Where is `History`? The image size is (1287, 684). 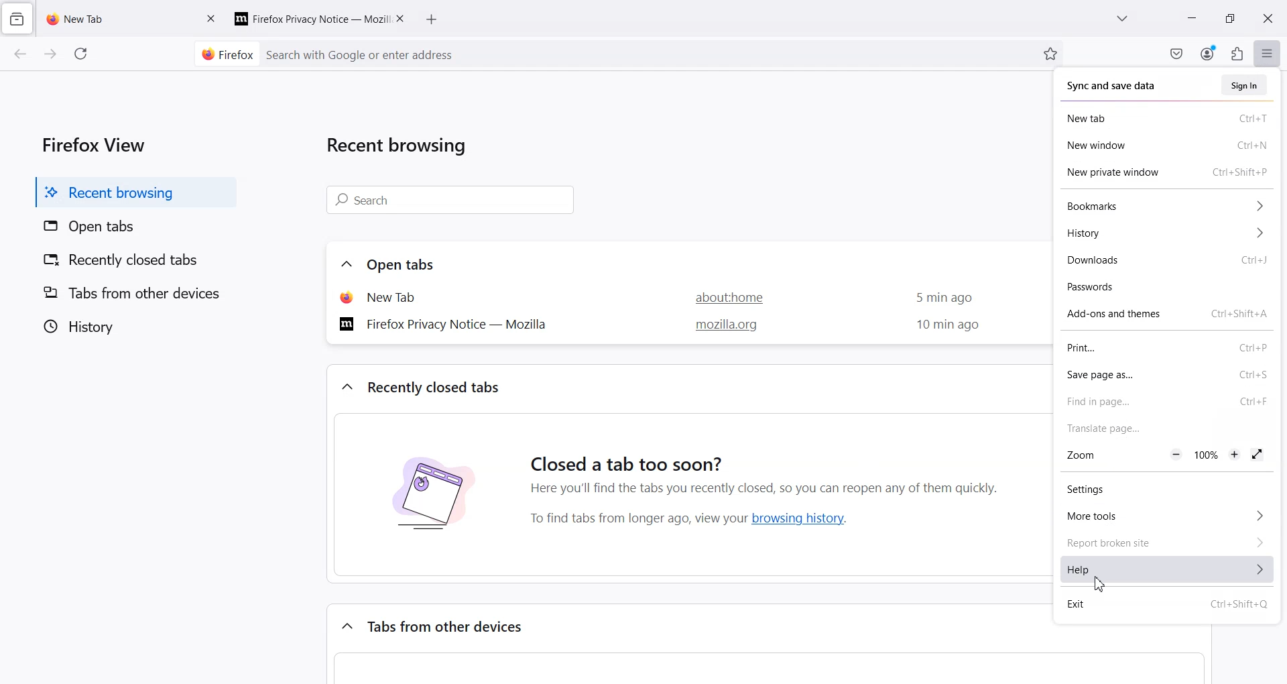
History is located at coordinates (1166, 235).